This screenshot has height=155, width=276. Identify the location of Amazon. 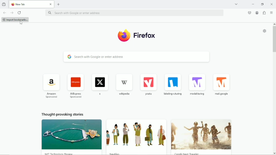
(51, 85).